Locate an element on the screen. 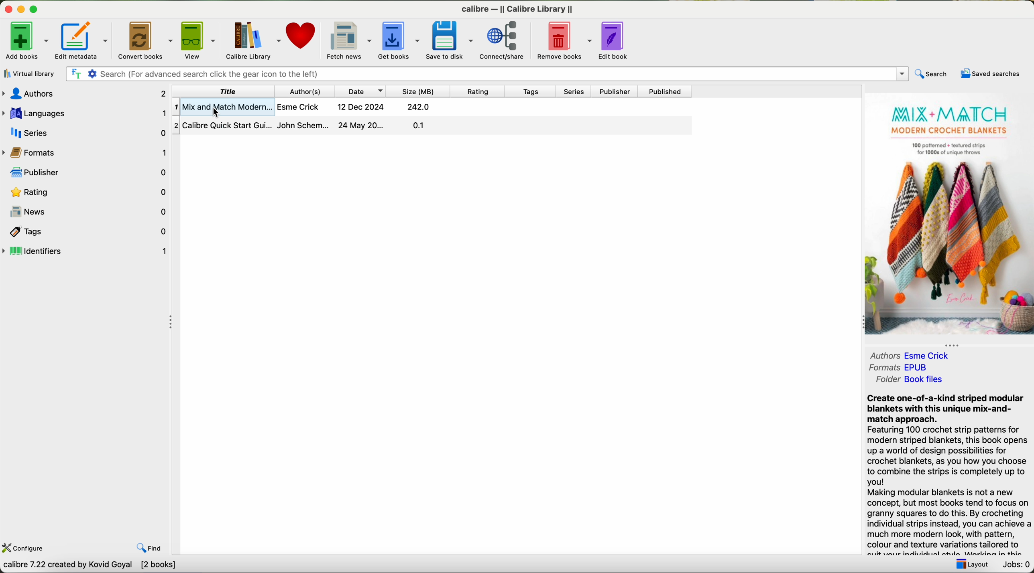  published is located at coordinates (665, 91).